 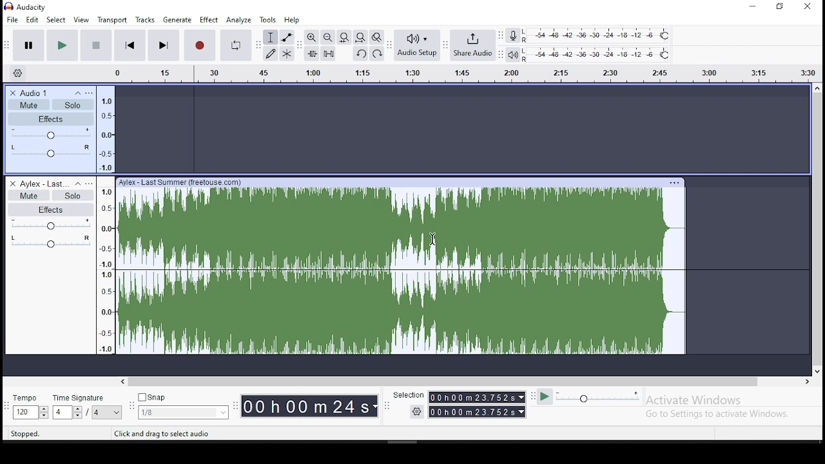 What do you see at coordinates (512, 54) in the screenshot?
I see `playback meter` at bounding box center [512, 54].